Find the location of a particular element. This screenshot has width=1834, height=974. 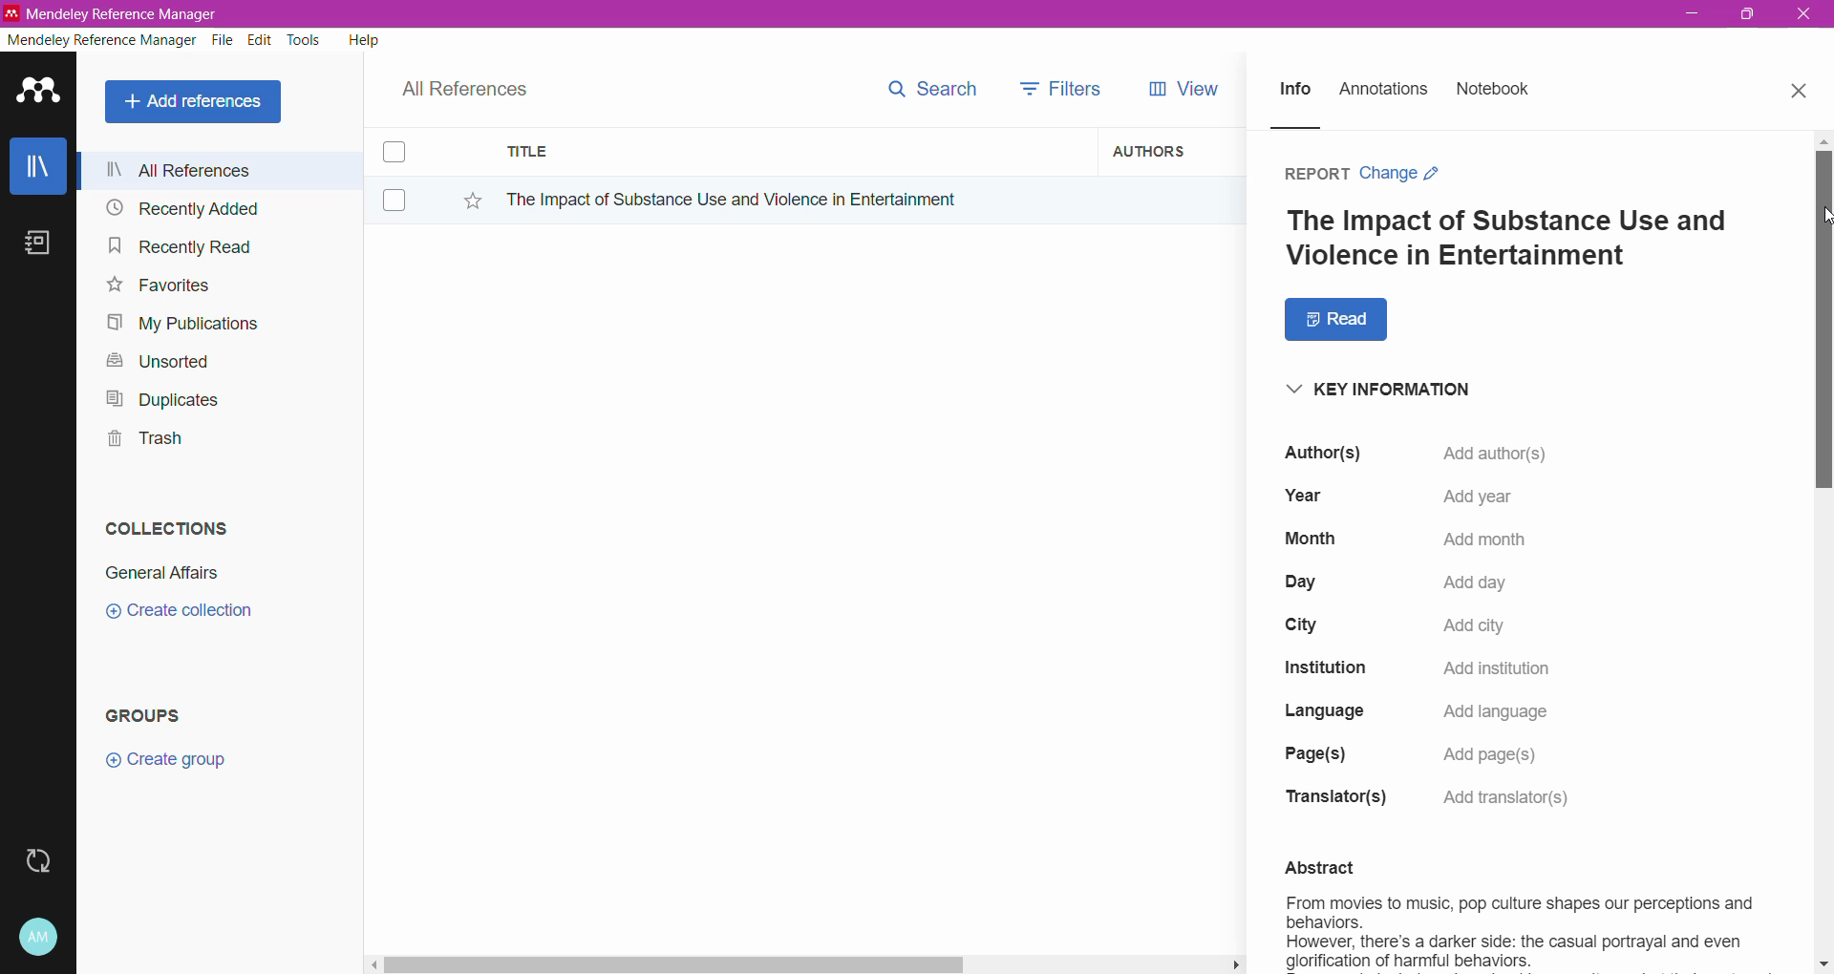

Restore Down is located at coordinates (1749, 15).